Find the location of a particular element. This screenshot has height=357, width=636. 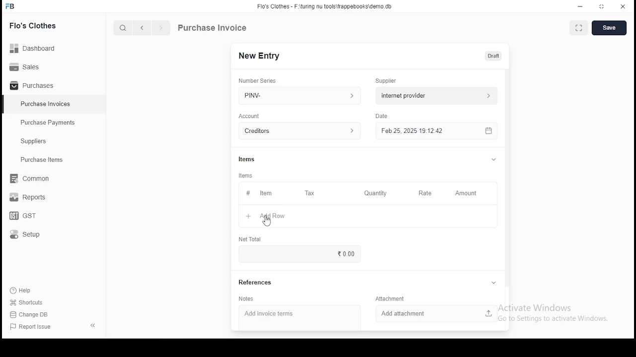

feb 25, 2025 19:12:42 is located at coordinates (436, 131).